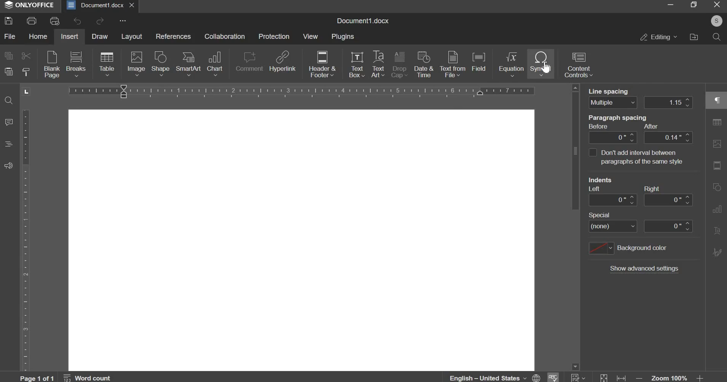 The height and width of the screenshot is (382, 727). I want to click on insert, so click(69, 36).